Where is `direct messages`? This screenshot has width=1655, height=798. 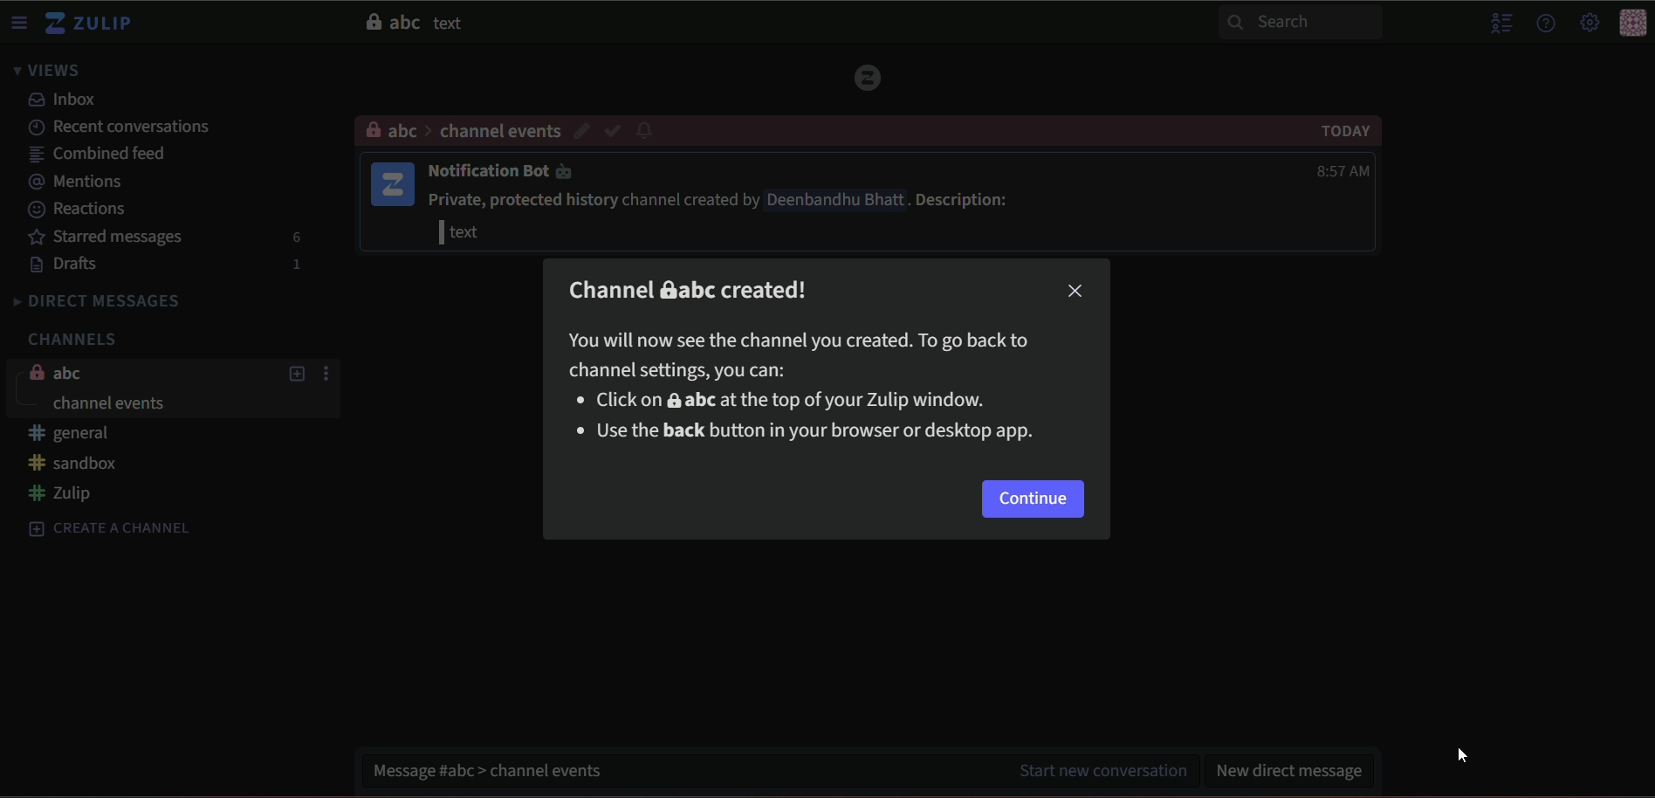
direct messages is located at coordinates (100, 301).